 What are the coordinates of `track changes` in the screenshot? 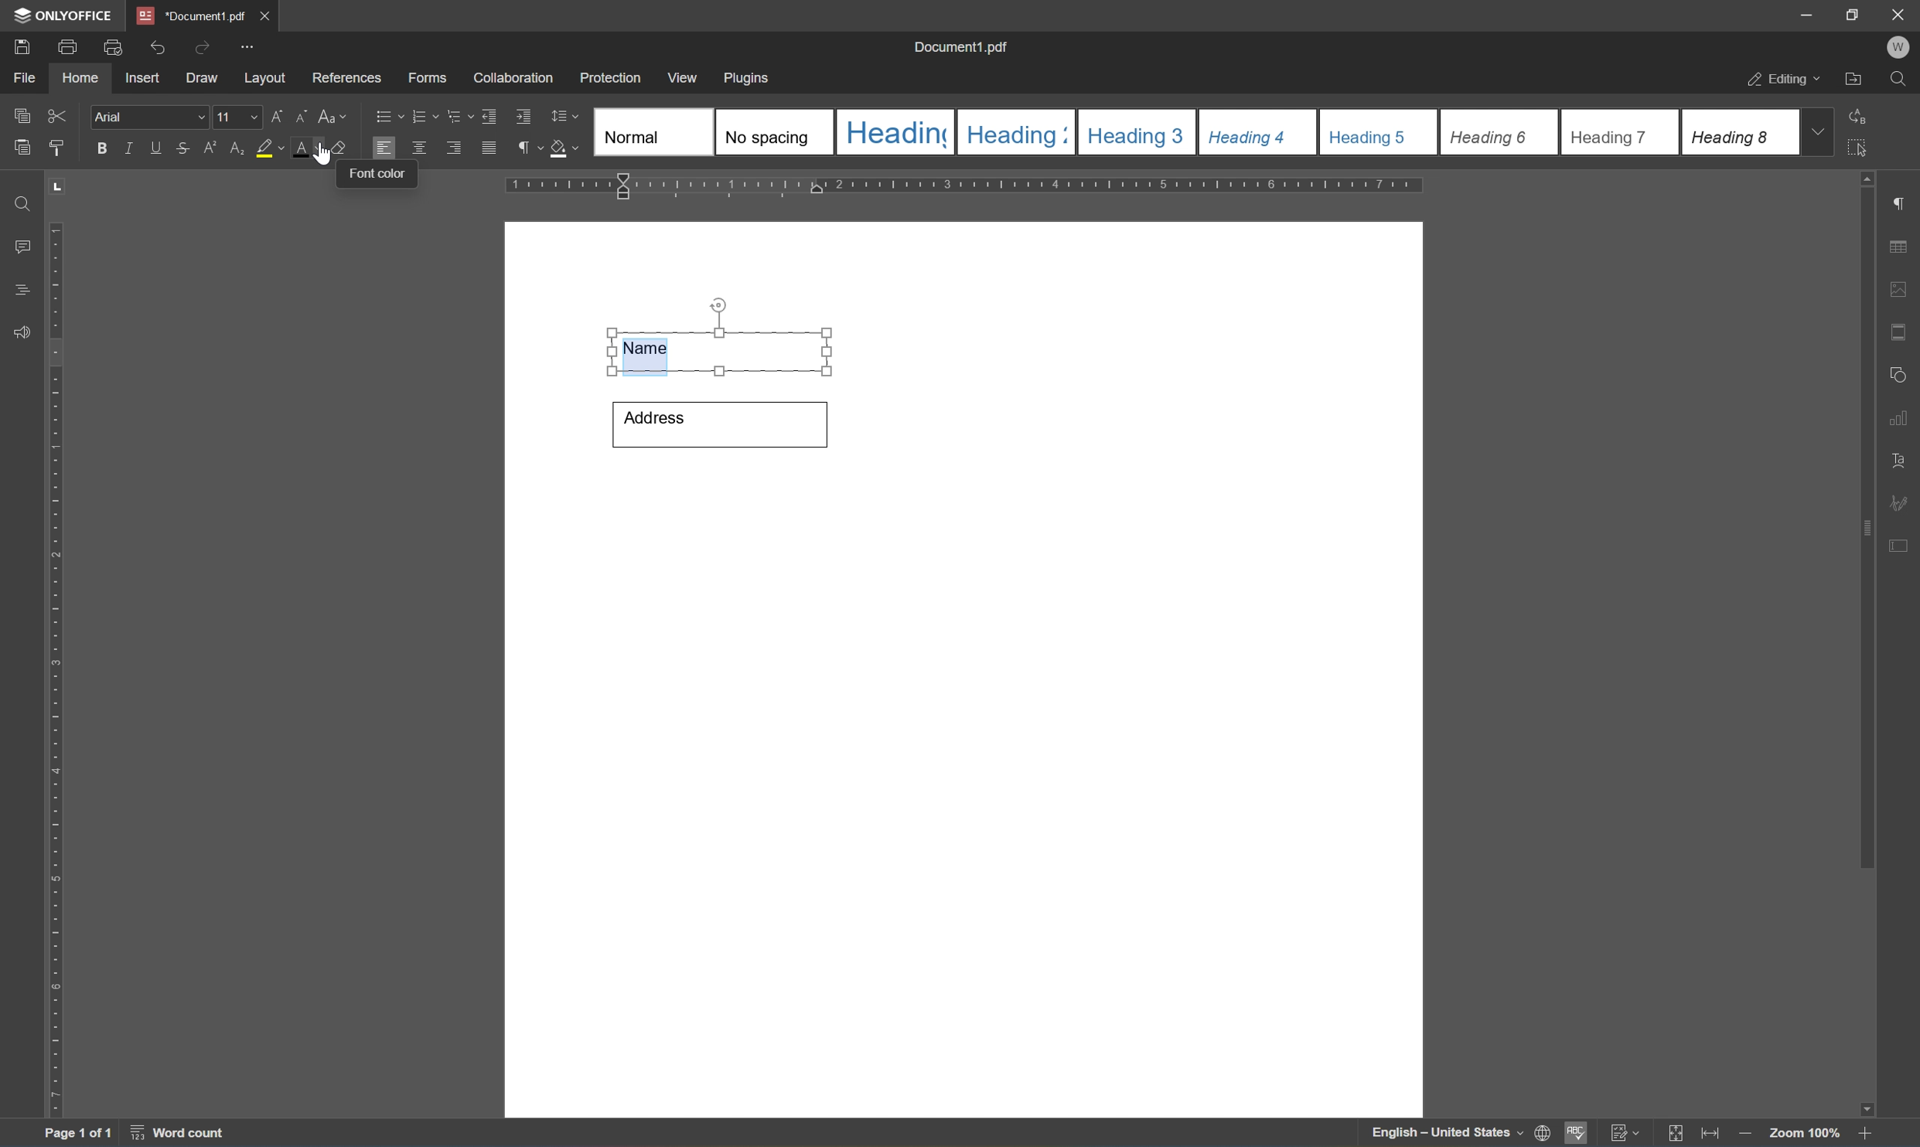 It's located at (1626, 1133).